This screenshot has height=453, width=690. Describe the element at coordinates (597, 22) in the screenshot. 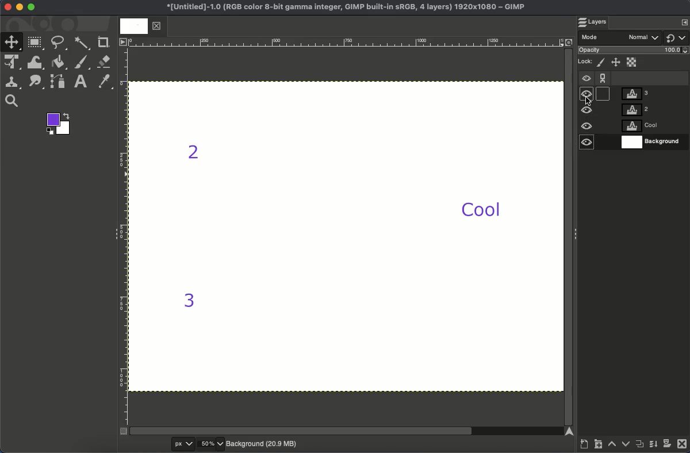

I see `Layers` at that location.